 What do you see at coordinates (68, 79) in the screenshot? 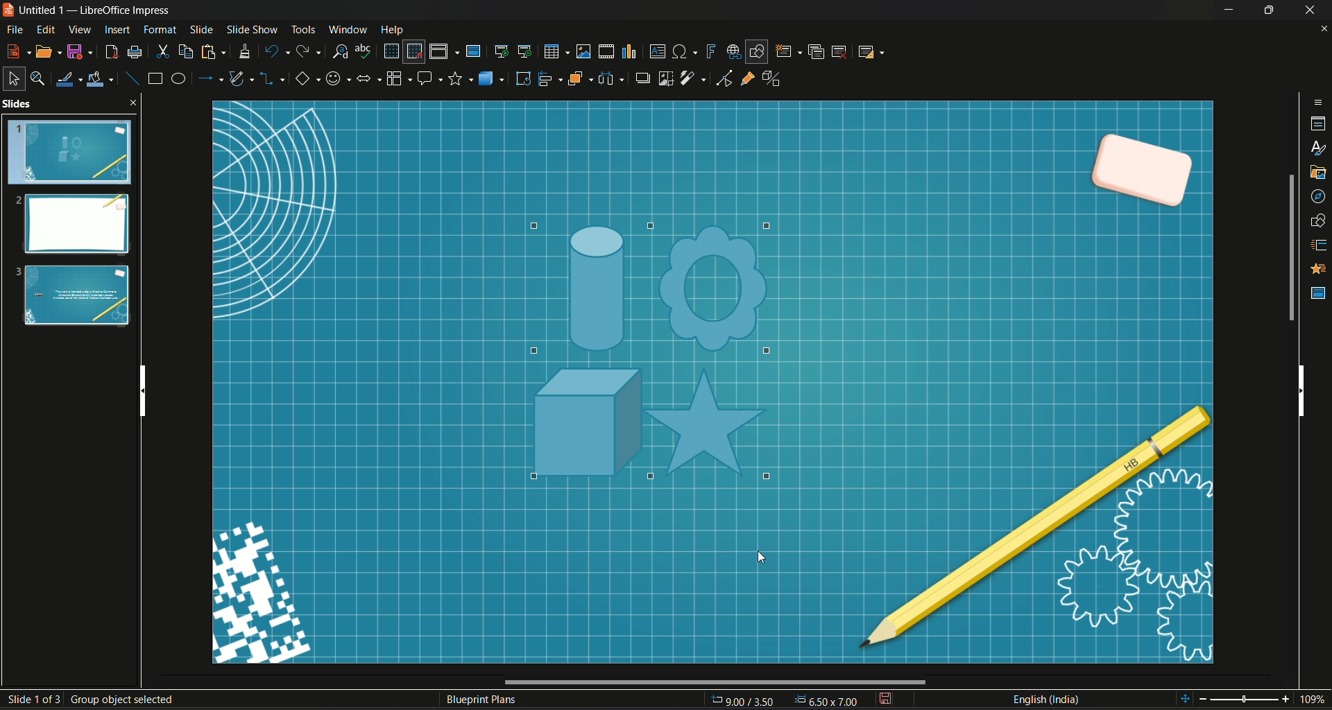
I see `line color` at bounding box center [68, 79].